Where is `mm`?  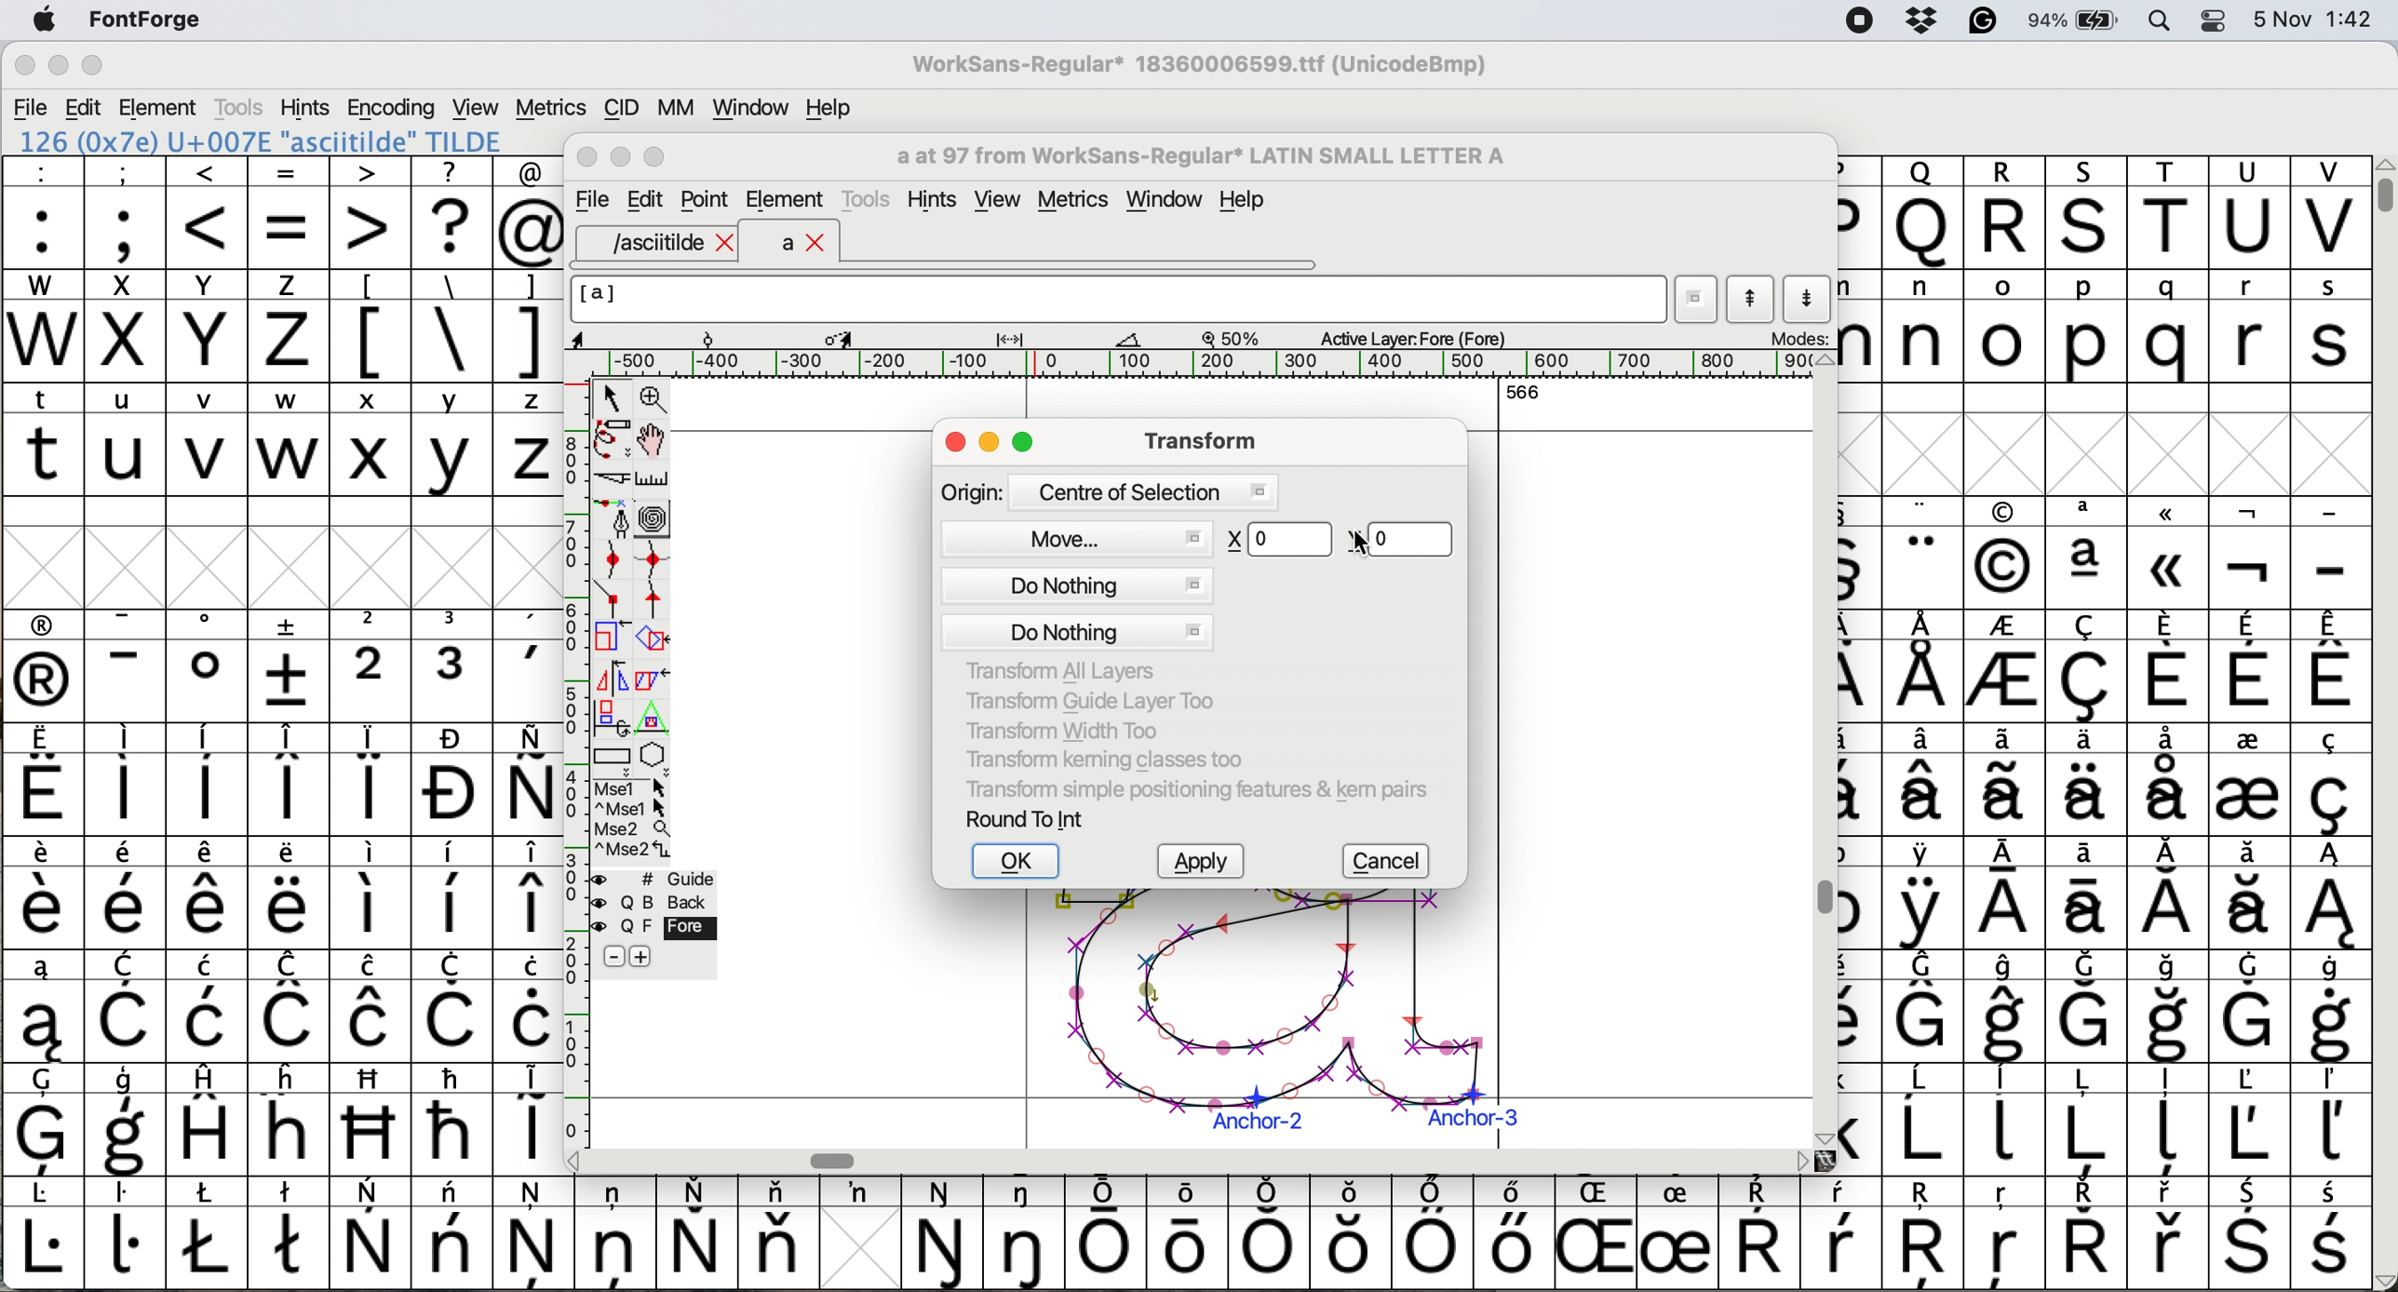
mm is located at coordinates (675, 107).